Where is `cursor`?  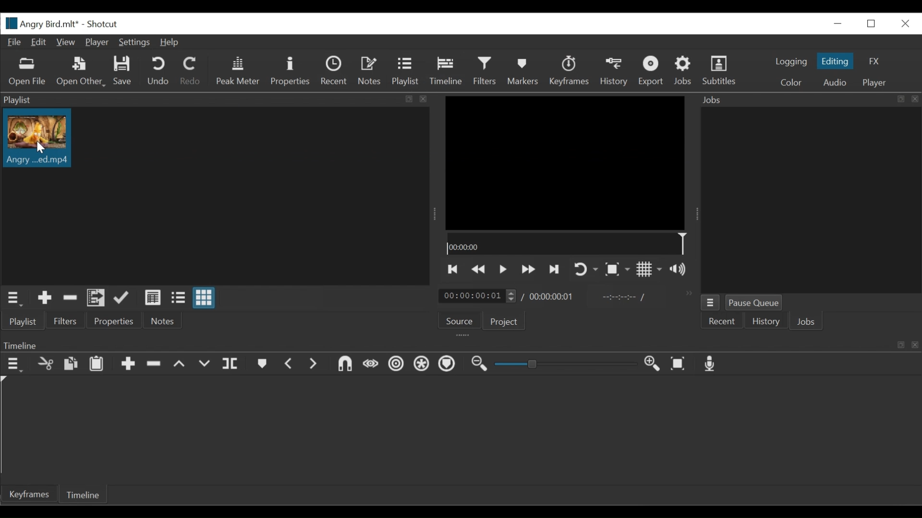
cursor is located at coordinates (42, 146).